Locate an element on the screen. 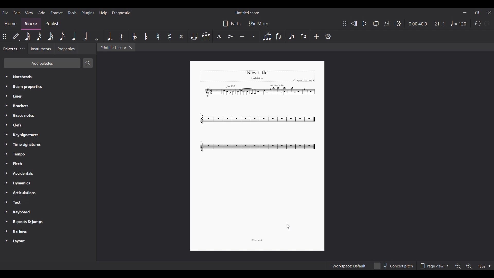  Settings is located at coordinates (398, 23).